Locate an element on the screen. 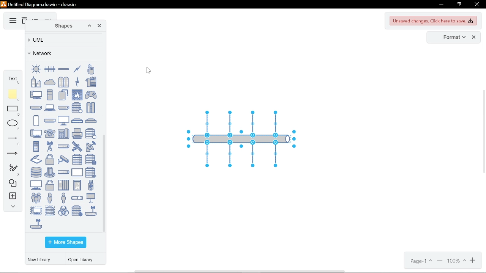 This screenshot has height=273, width=486. USB stick is located at coordinates (91, 185).